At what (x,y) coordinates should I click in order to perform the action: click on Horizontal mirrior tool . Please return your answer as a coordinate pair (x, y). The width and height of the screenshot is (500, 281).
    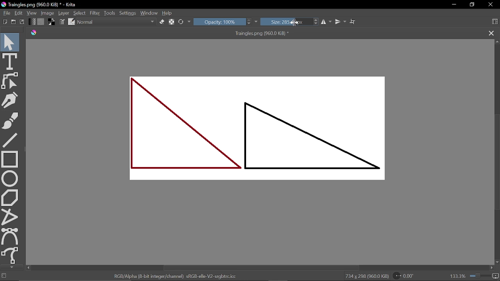
    Looking at the image, I should click on (327, 22).